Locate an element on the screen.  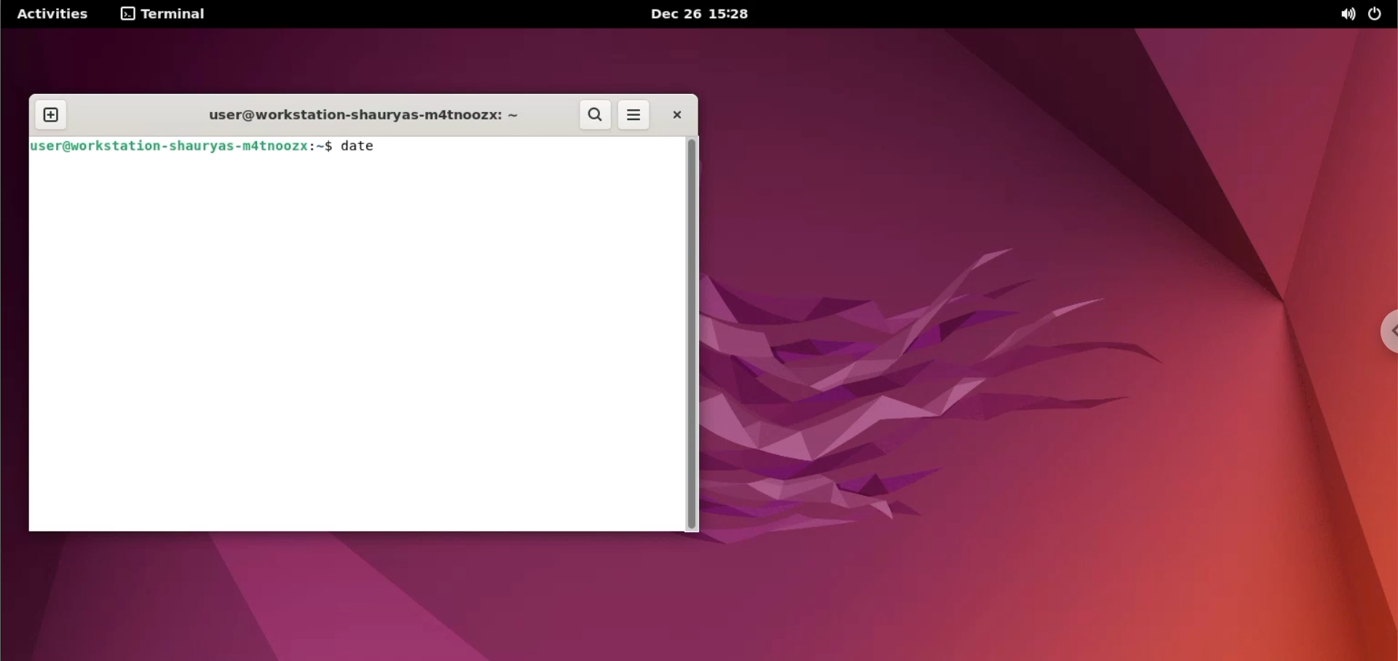
Activities is located at coordinates (50, 15).